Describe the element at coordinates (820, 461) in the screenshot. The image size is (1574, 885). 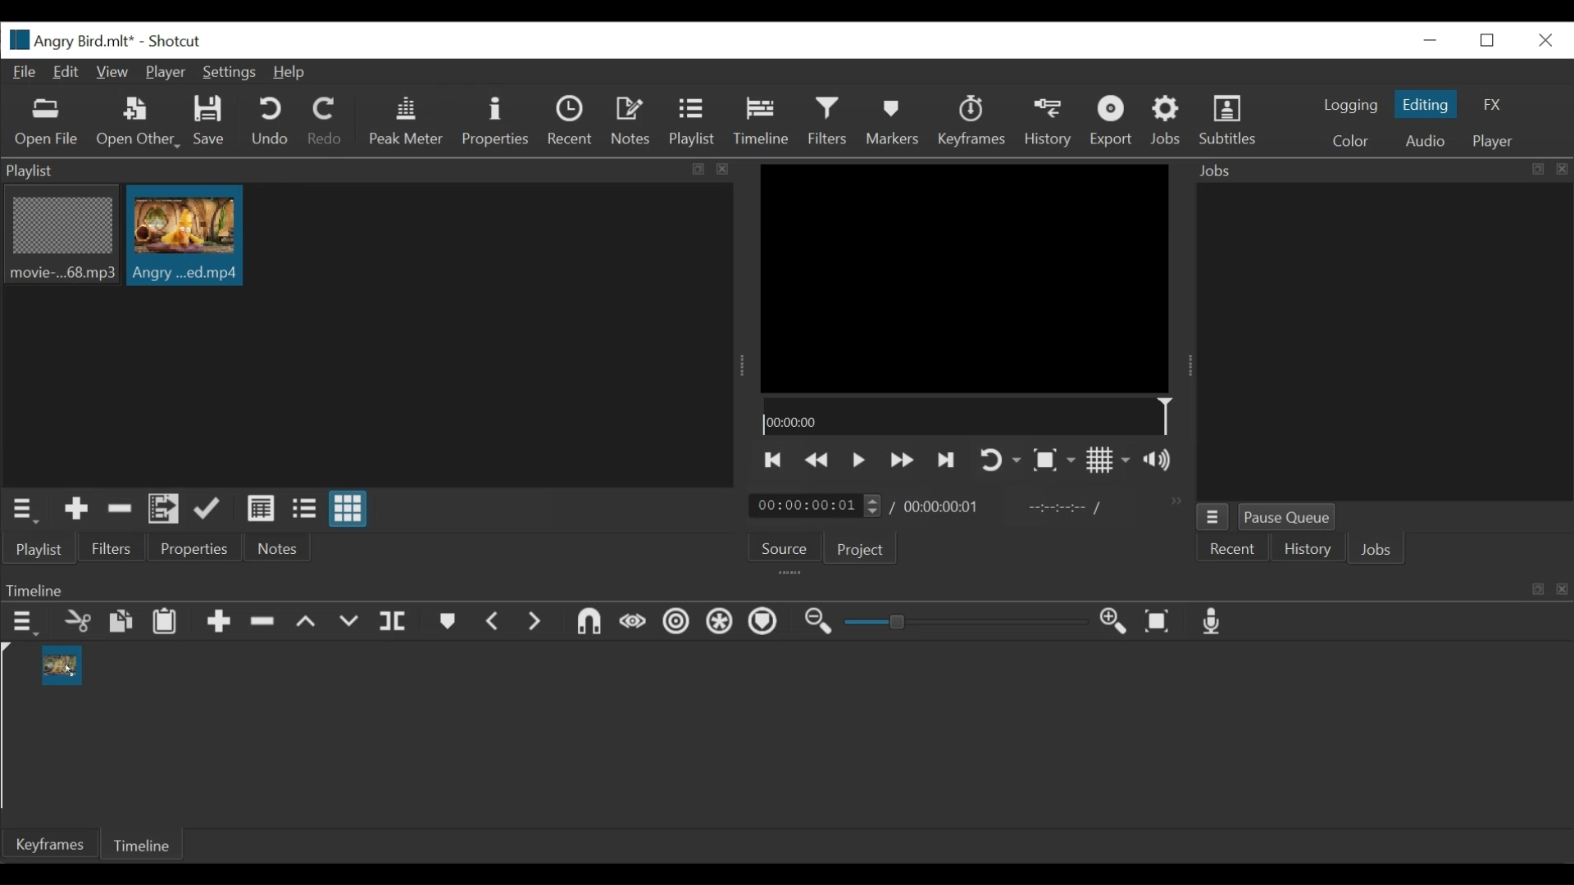
I see `Play quickly backward` at that location.